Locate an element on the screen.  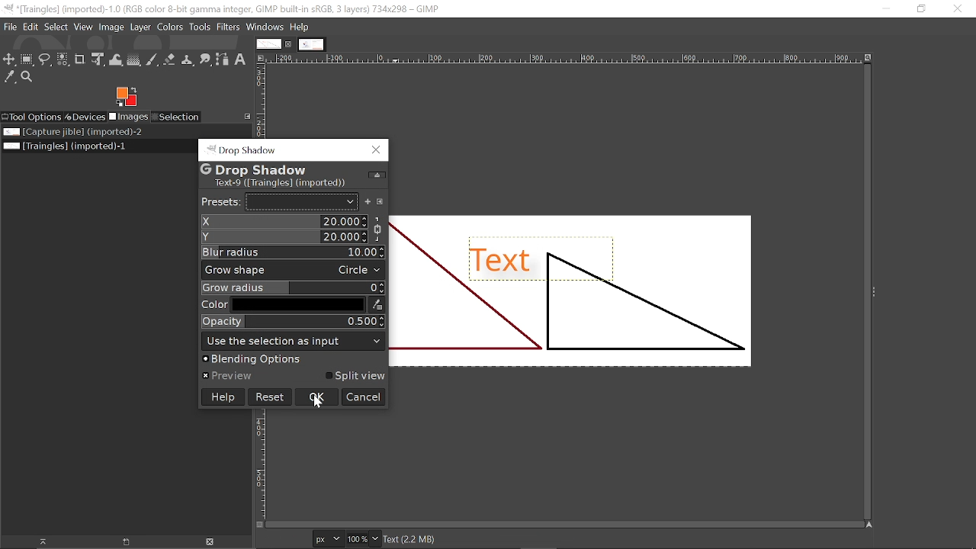
Help is located at coordinates (222, 396).